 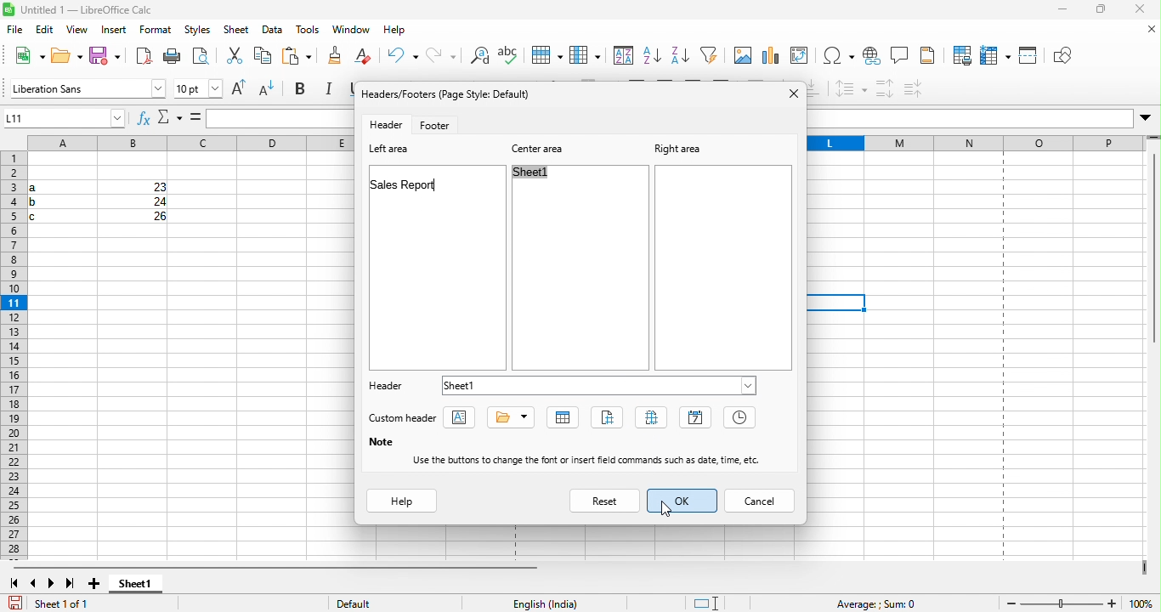 What do you see at coordinates (31, 581) in the screenshot?
I see `previous sheet` at bounding box center [31, 581].